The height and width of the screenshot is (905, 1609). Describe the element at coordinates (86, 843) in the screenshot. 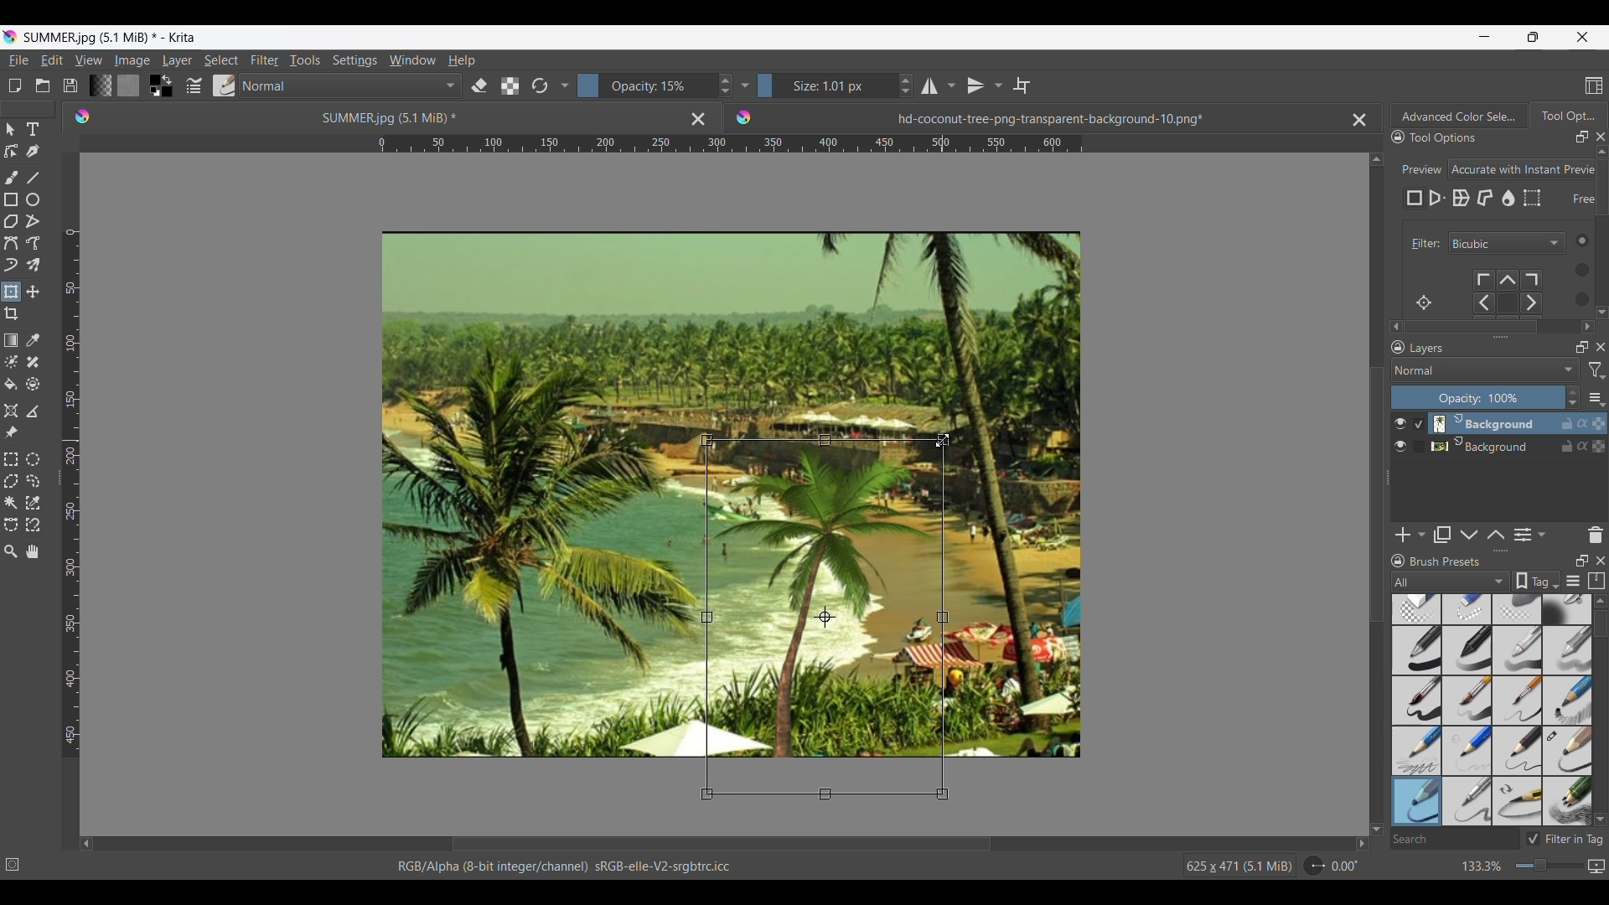

I see `Left` at that location.